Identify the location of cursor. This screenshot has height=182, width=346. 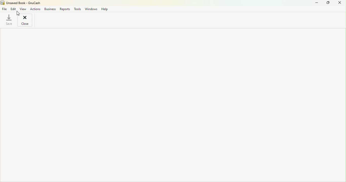
(18, 13).